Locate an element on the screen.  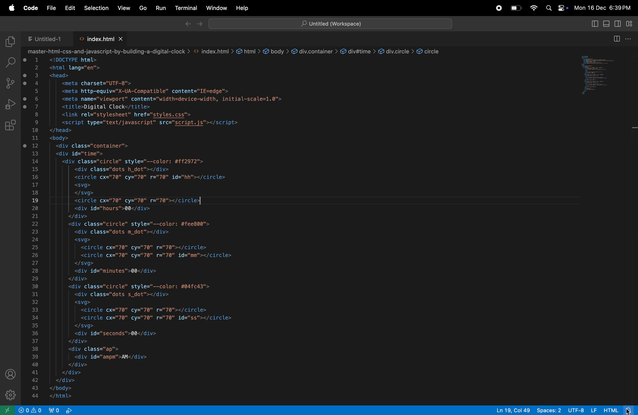
space 2 is located at coordinates (548, 410).